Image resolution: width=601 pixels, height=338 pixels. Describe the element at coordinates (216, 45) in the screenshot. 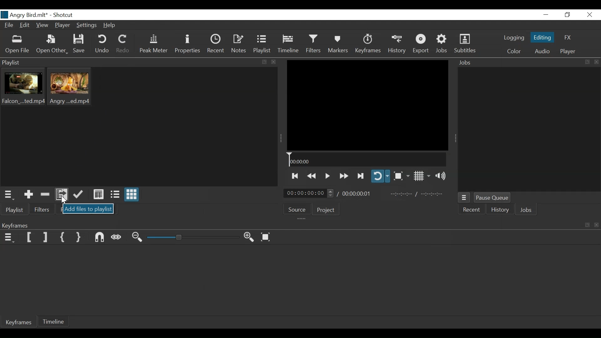

I see `Recent` at that location.